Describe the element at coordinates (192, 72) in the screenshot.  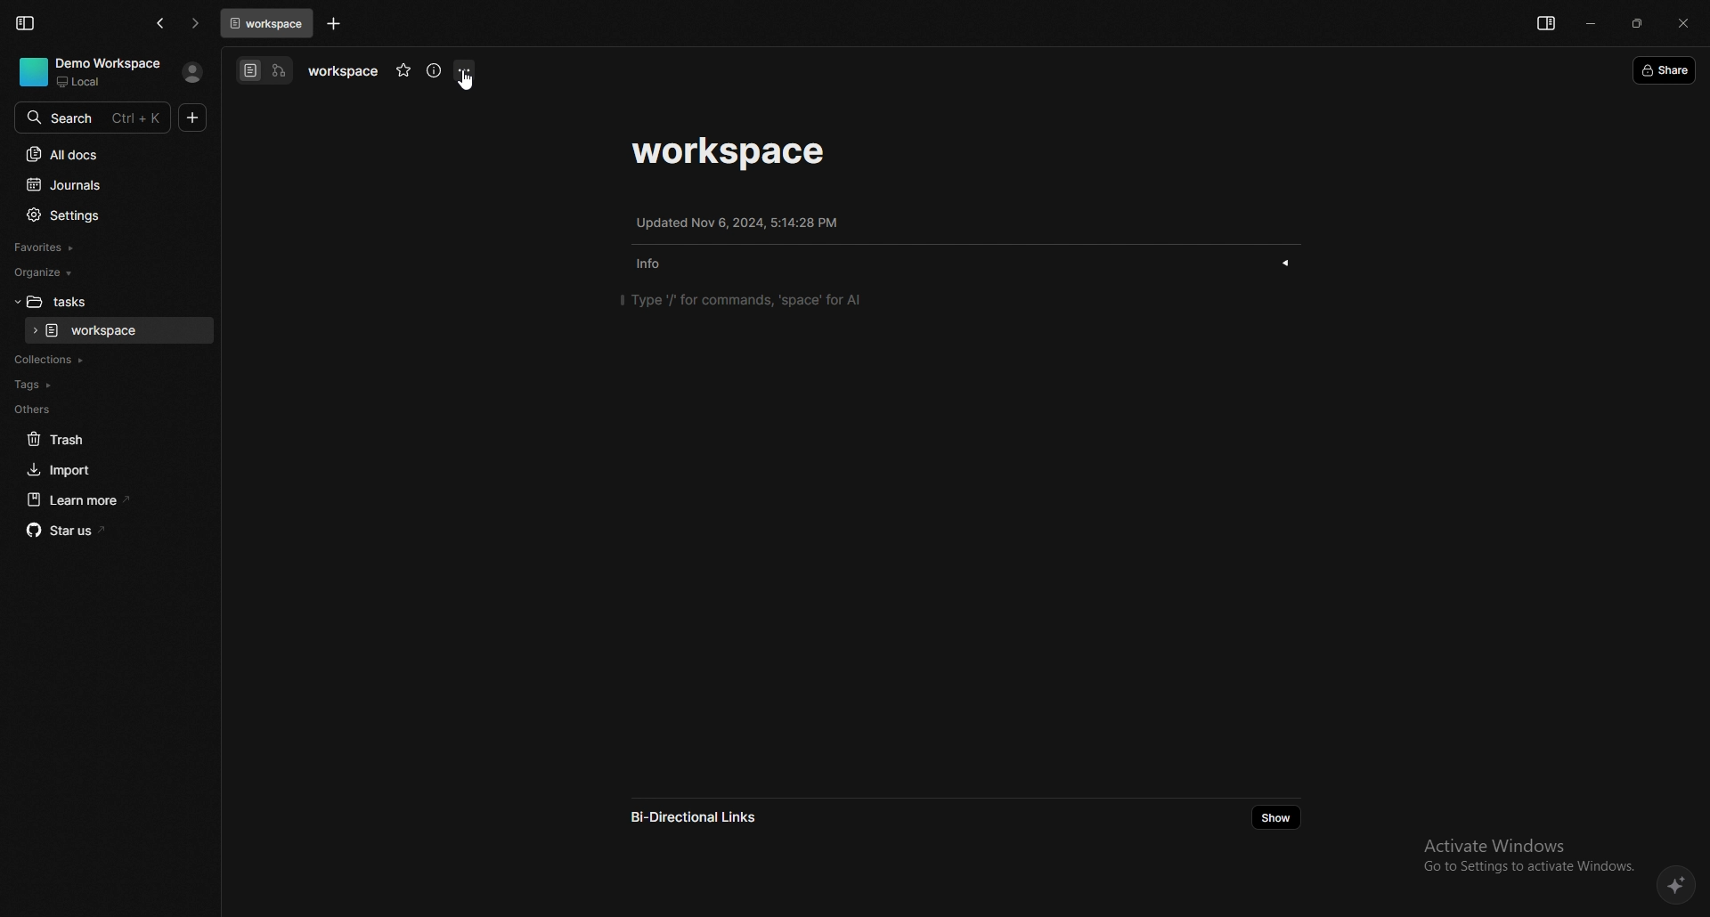
I see `profile` at that location.